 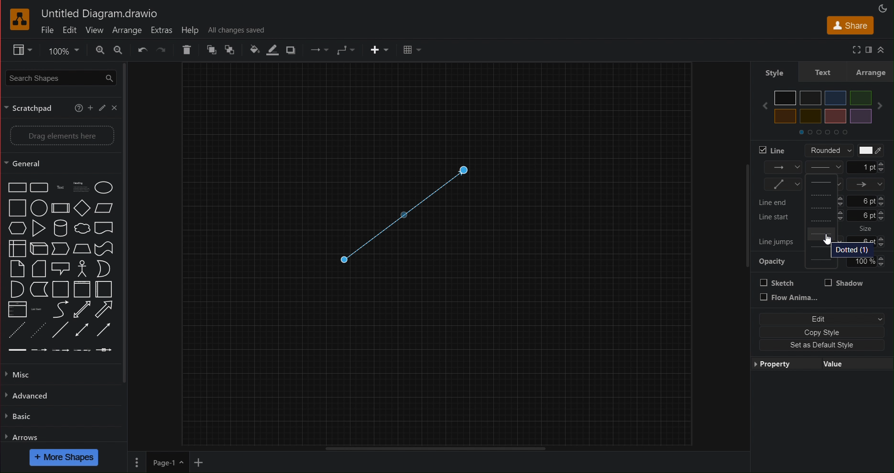 I want to click on Search Shapes, so click(x=59, y=77).